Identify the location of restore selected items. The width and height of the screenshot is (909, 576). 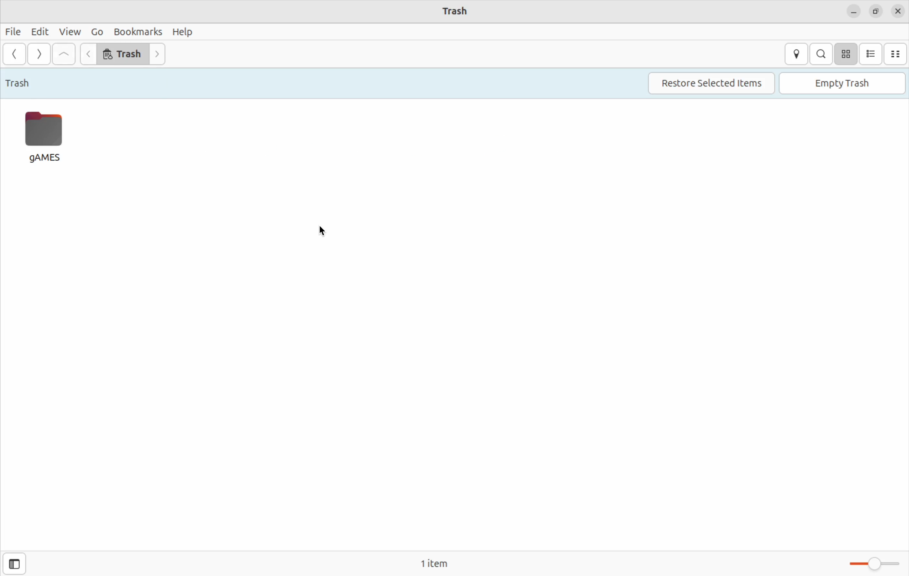
(713, 83).